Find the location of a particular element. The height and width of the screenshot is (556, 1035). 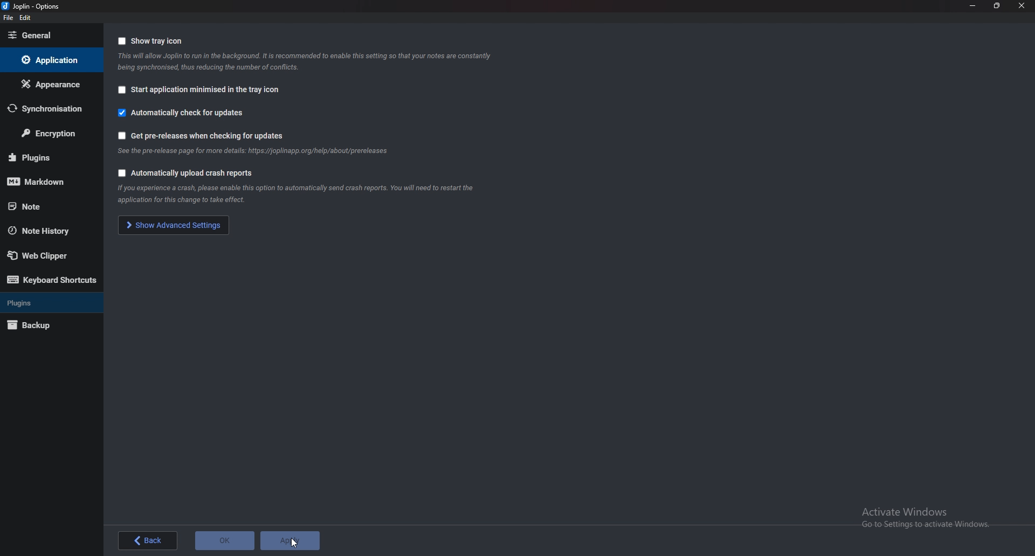

note is located at coordinates (44, 206).